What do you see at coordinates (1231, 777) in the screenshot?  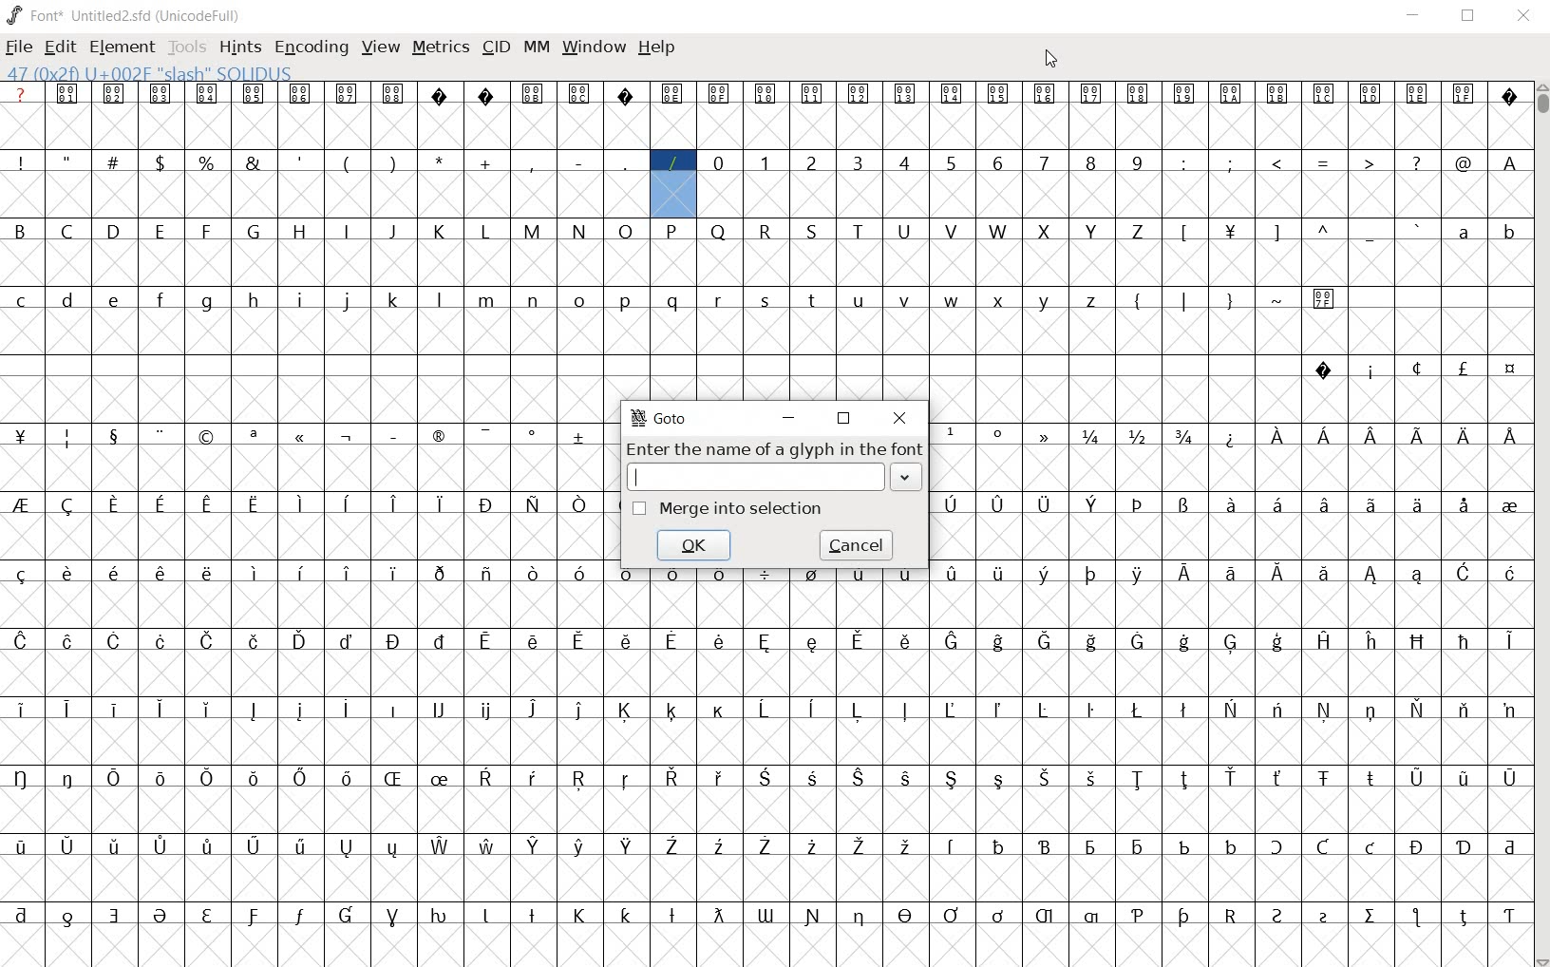 I see `glyph` at bounding box center [1231, 777].